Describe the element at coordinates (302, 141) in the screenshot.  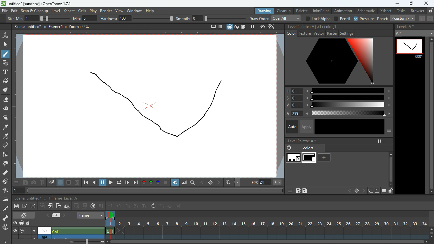
I see `level palette` at that location.